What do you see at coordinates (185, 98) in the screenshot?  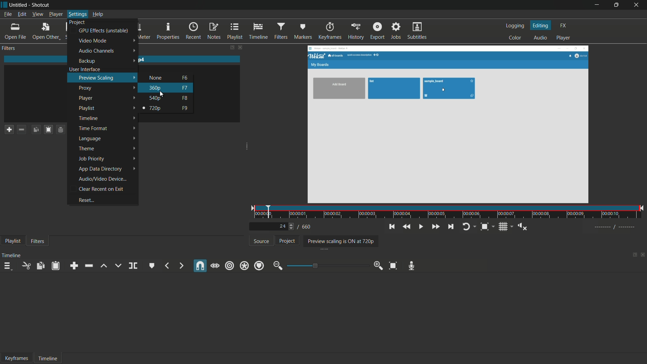 I see `keyboard shortcut` at bounding box center [185, 98].